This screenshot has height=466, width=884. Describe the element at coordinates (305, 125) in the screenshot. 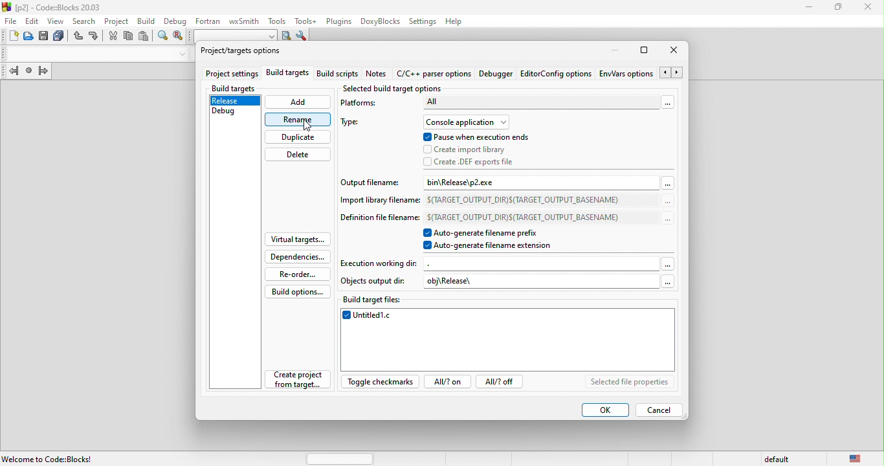

I see `cursor movement` at that location.